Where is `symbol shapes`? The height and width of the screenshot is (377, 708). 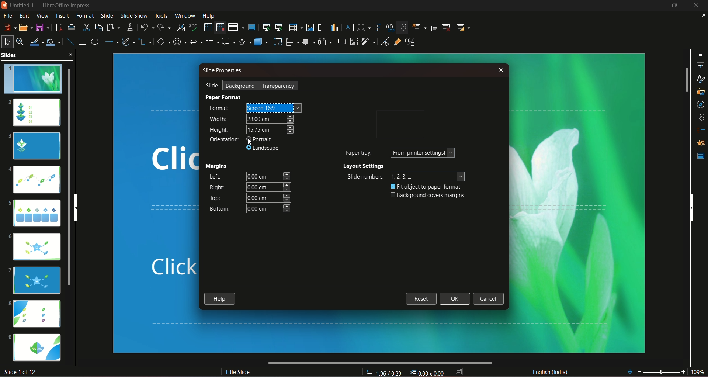
symbol shapes is located at coordinates (180, 42).